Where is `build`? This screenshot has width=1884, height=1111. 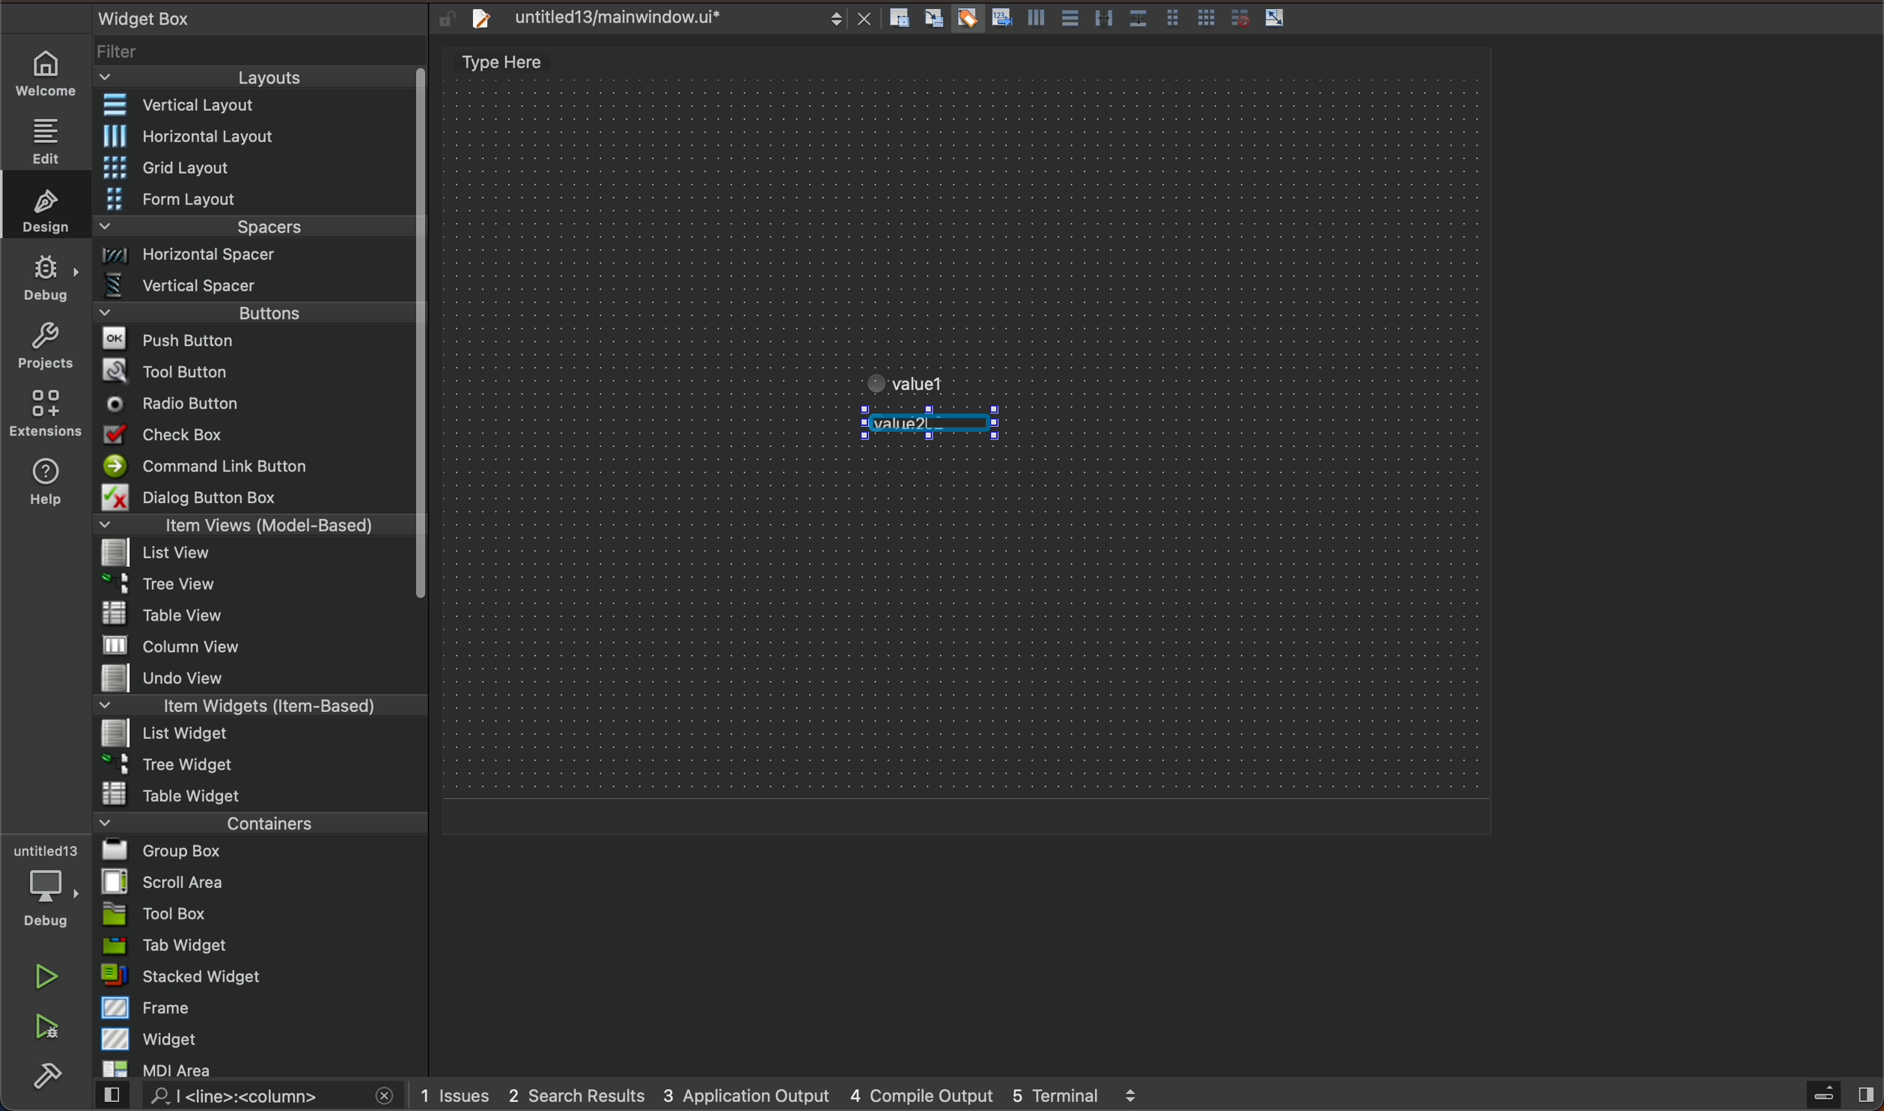
build is located at coordinates (47, 1077).